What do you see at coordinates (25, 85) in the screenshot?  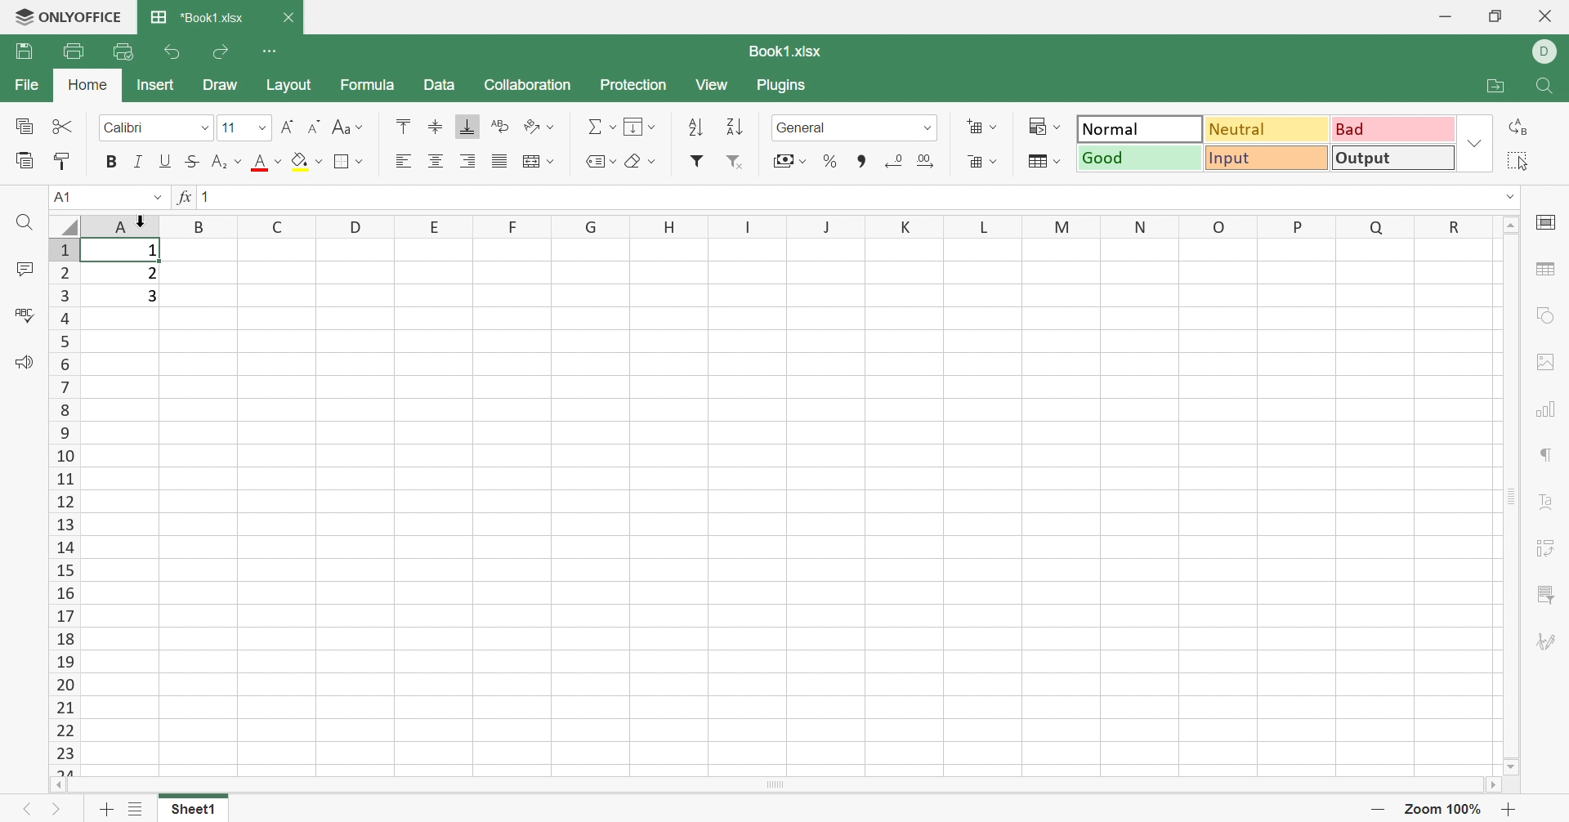 I see `File` at bounding box center [25, 85].